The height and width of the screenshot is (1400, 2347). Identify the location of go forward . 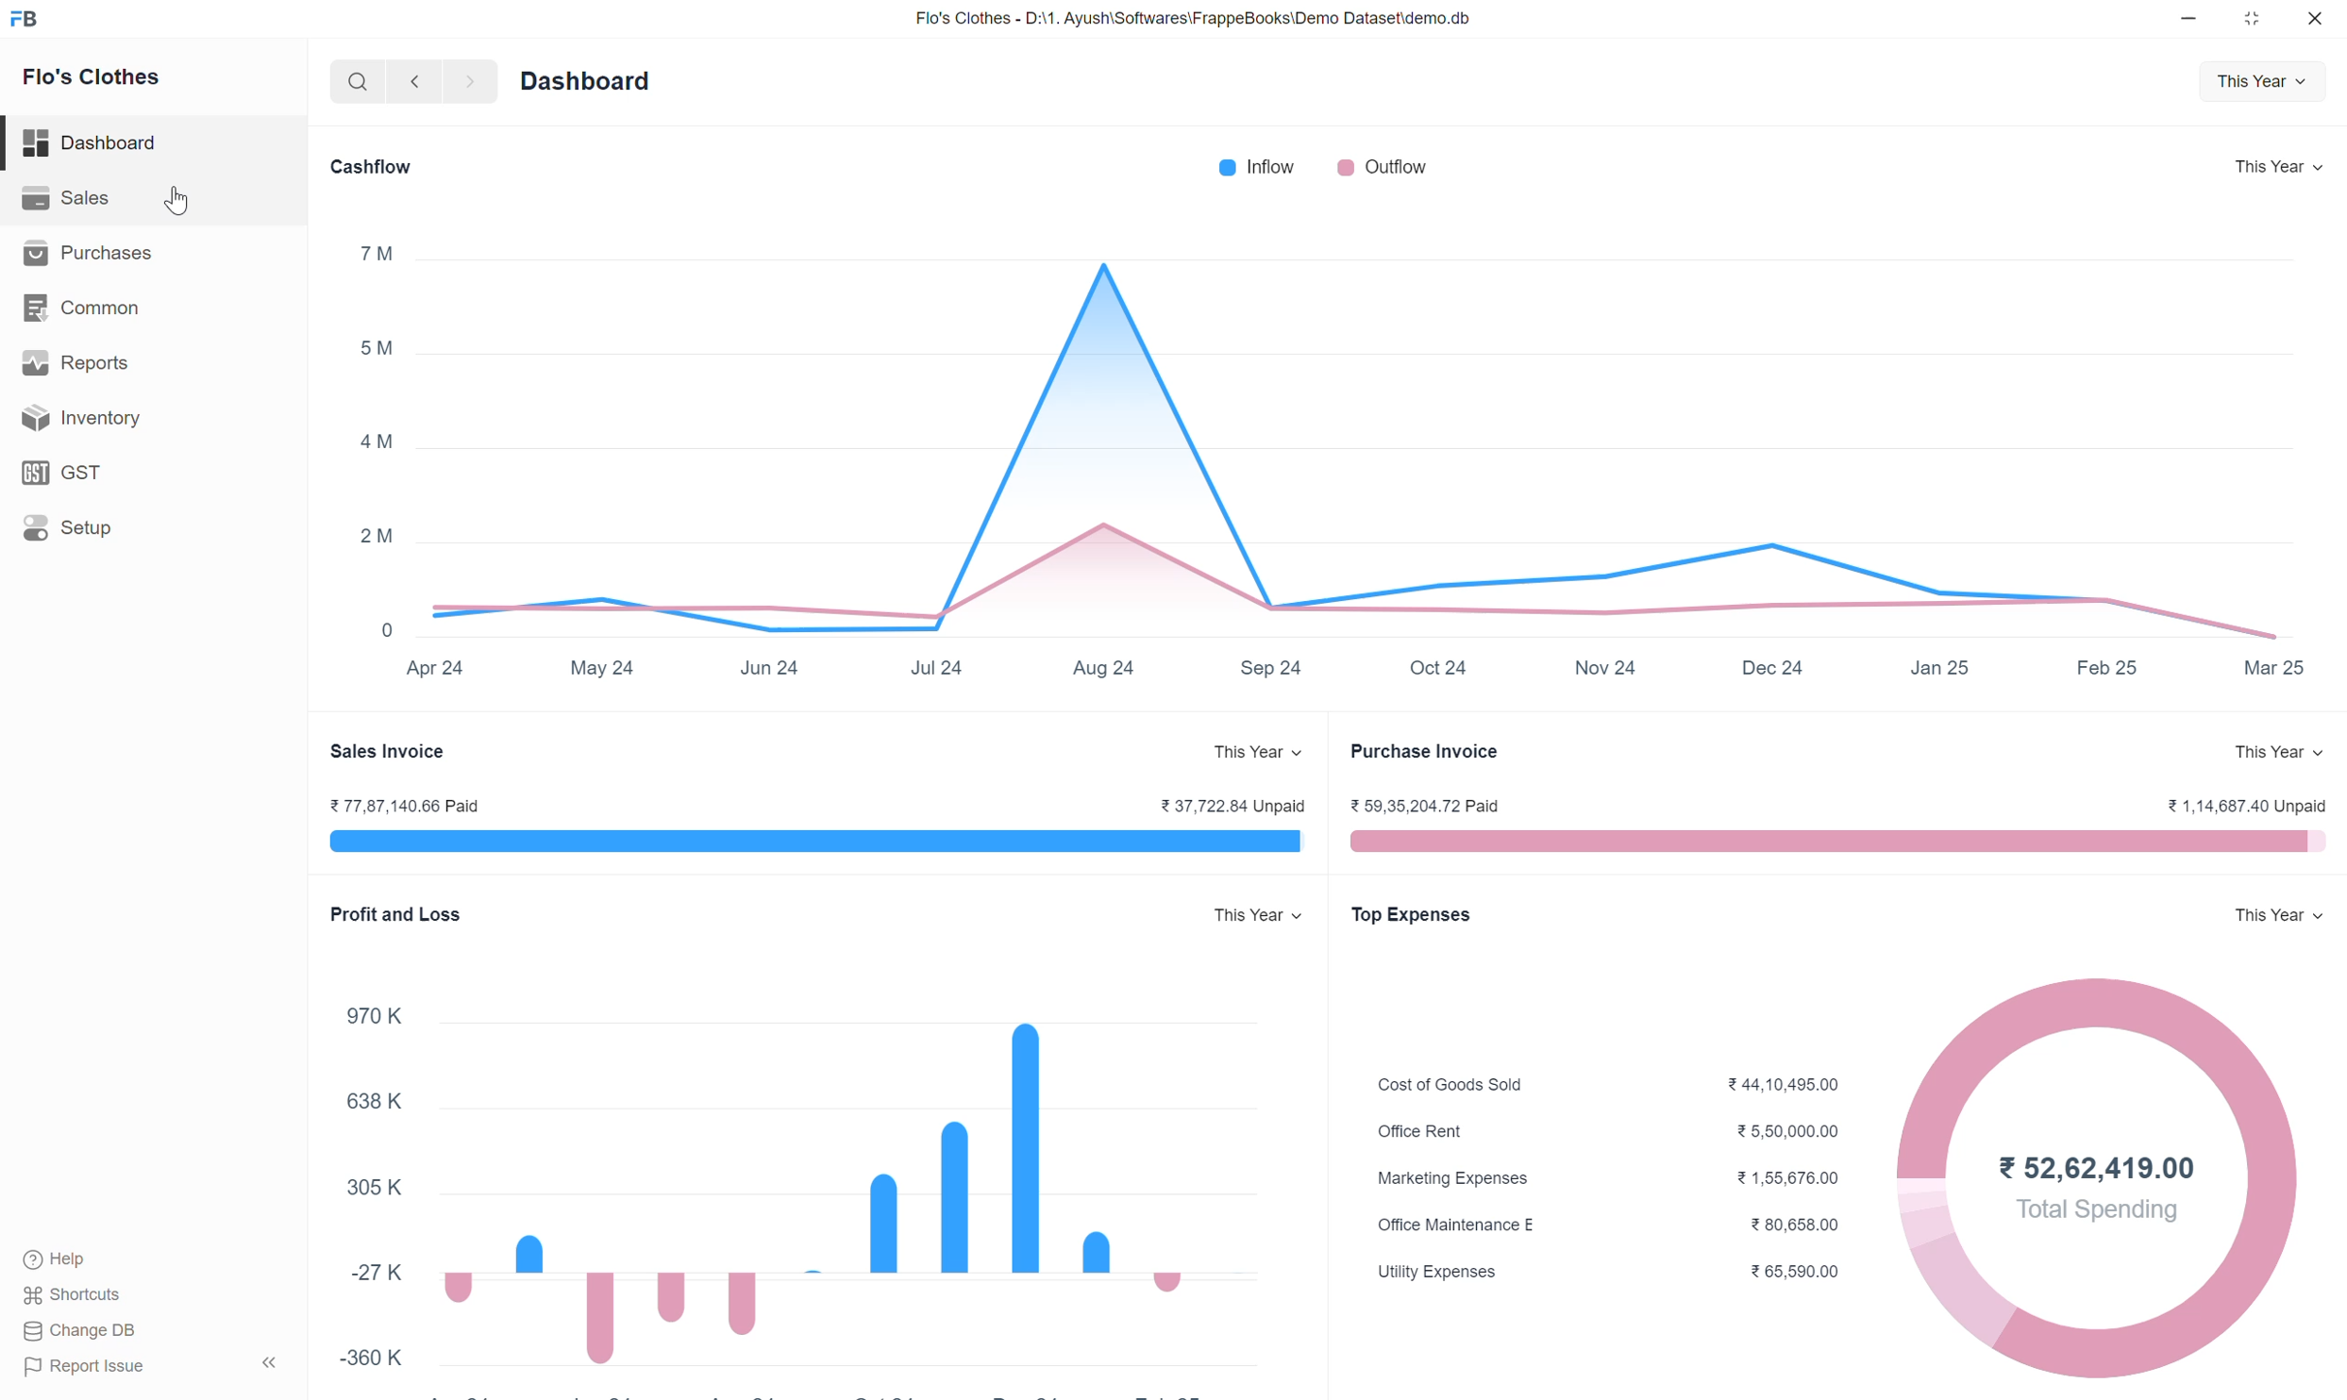
(465, 86).